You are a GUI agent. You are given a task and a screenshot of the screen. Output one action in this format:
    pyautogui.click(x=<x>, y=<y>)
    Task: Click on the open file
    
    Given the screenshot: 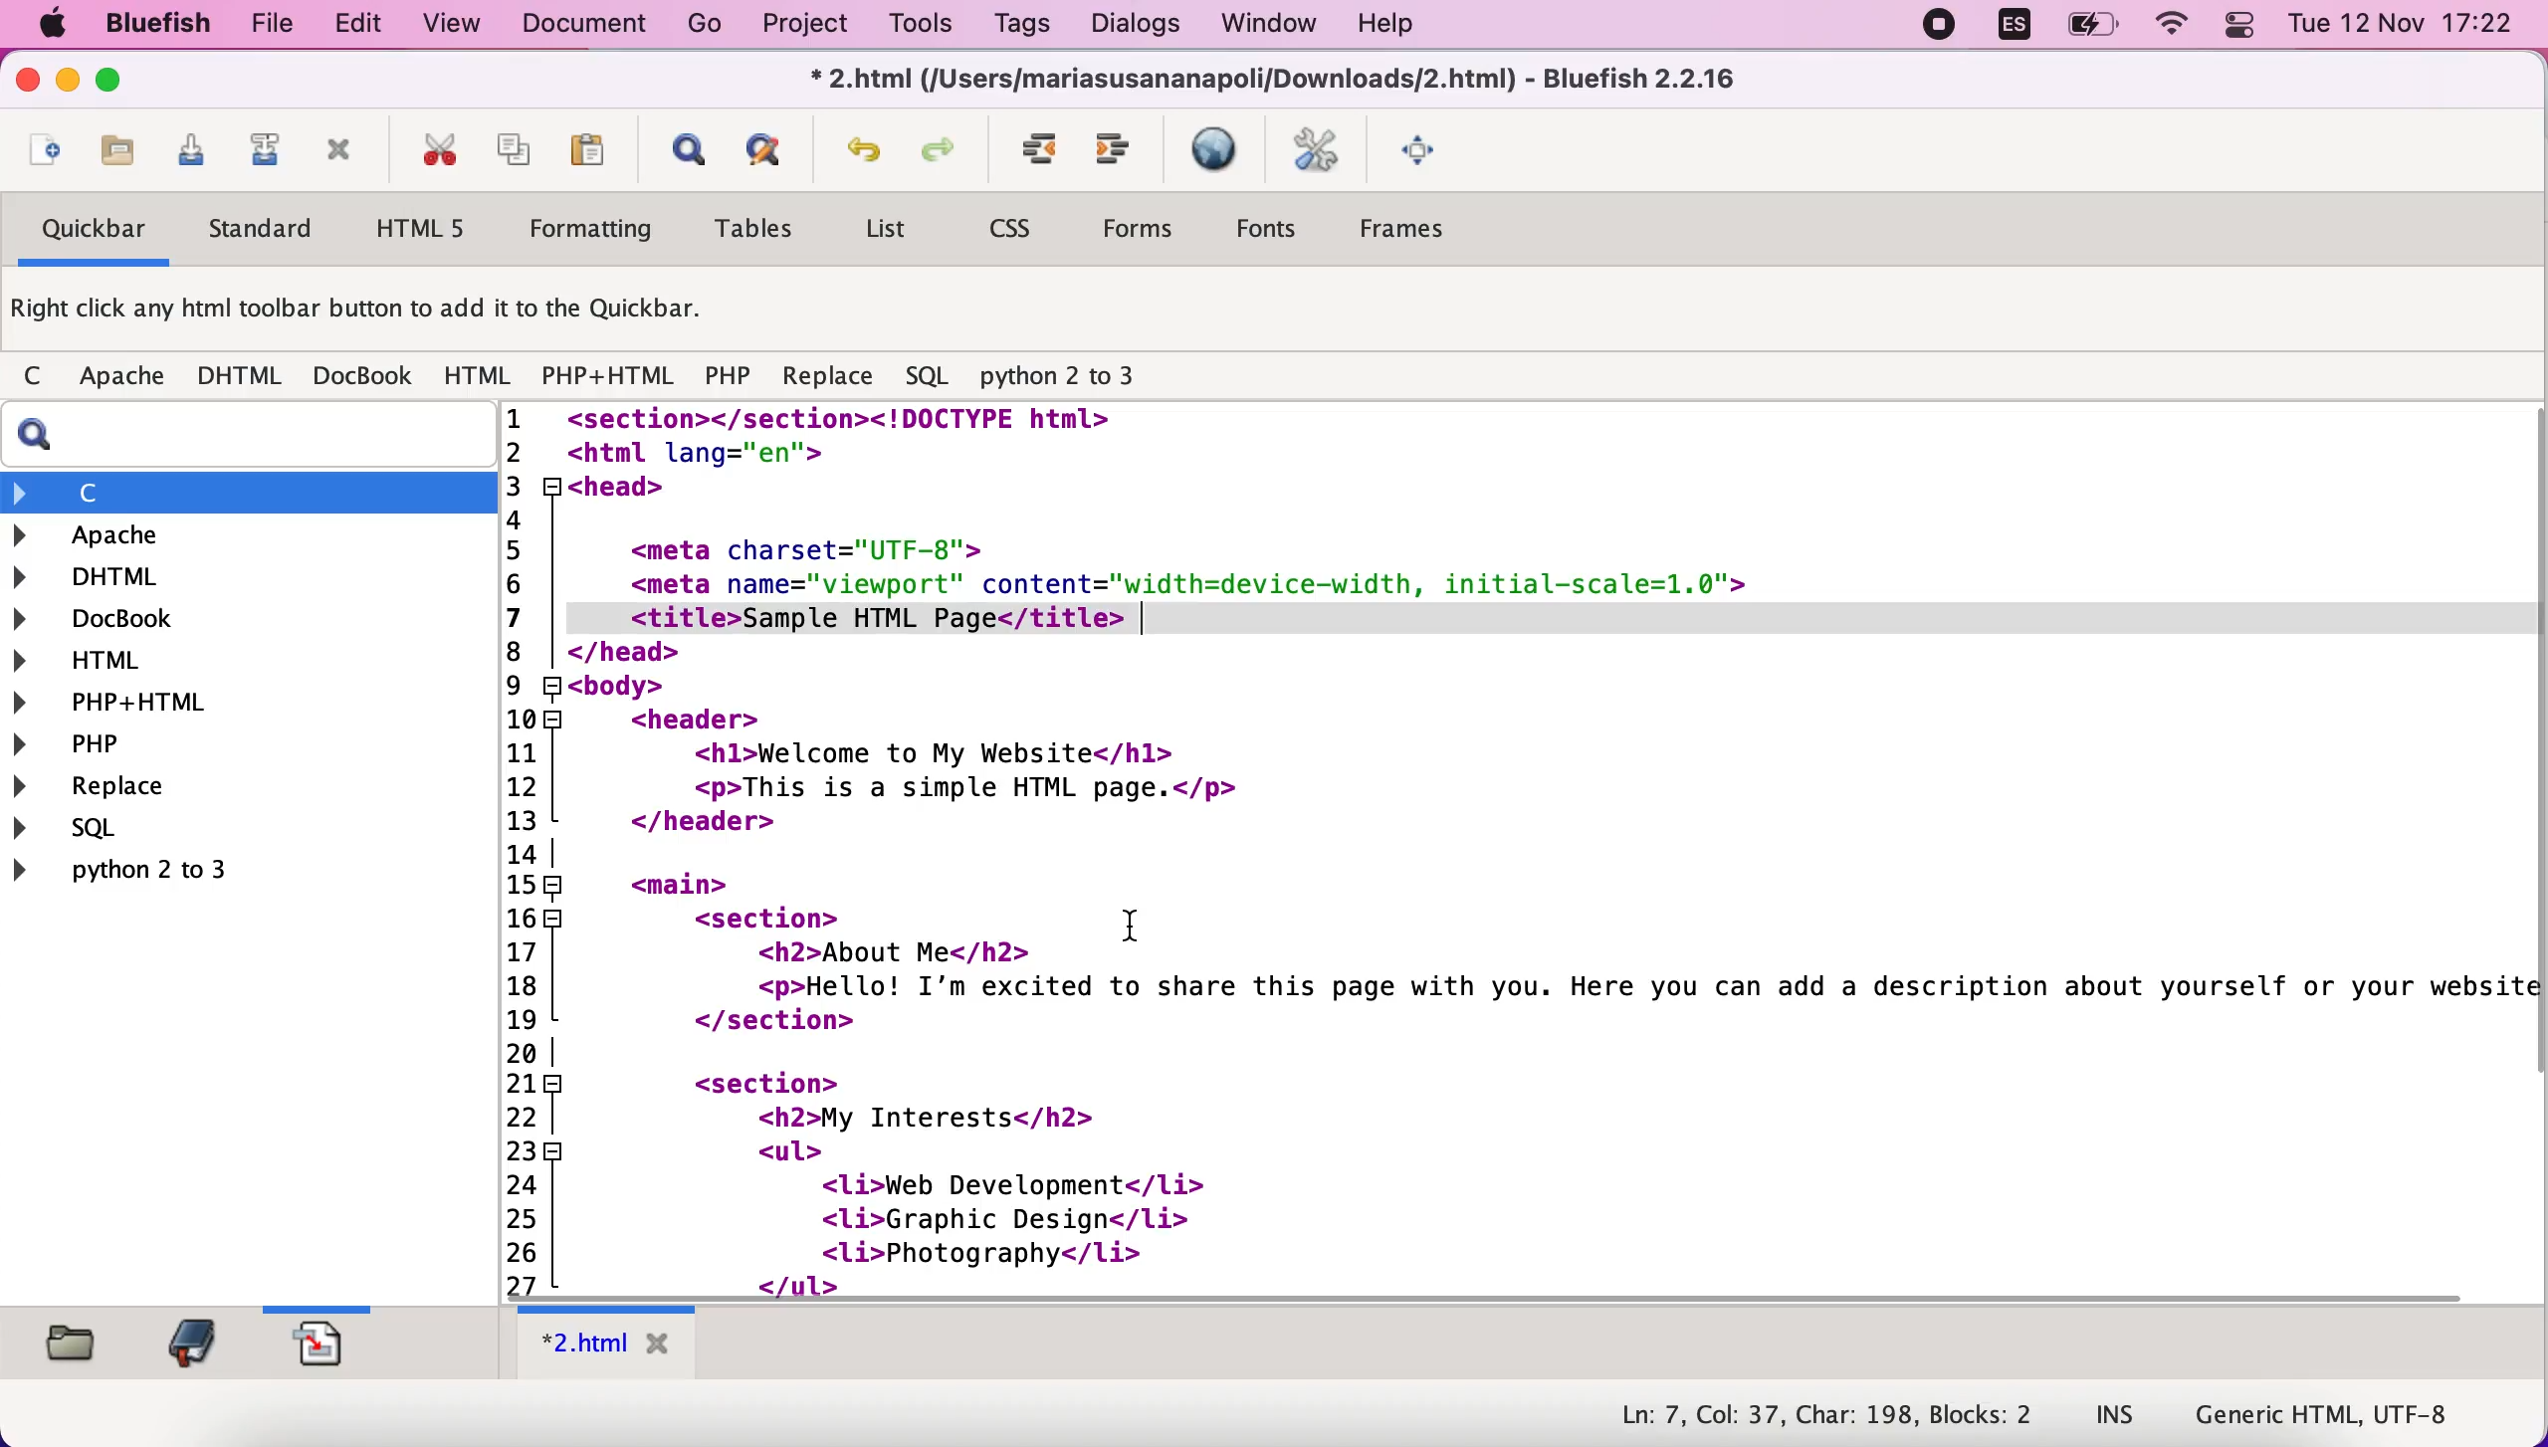 What is the action you would take?
    pyautogui.click(x=117, y=151)
    